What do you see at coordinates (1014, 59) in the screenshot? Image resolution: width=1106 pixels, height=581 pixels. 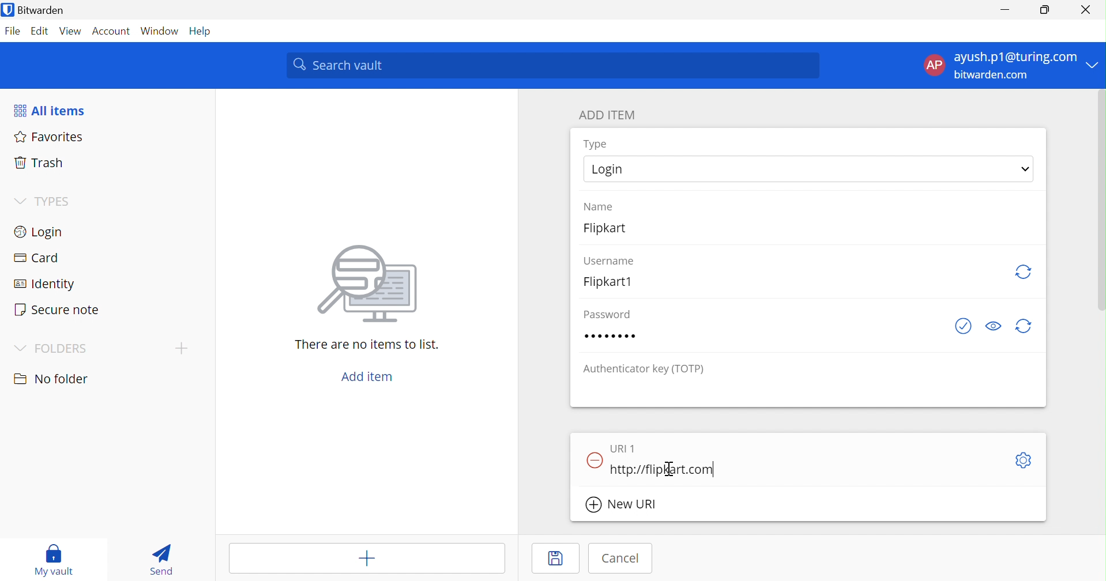 I see `ayush.p1@gmail.com` at bounding box center [1014, 59].